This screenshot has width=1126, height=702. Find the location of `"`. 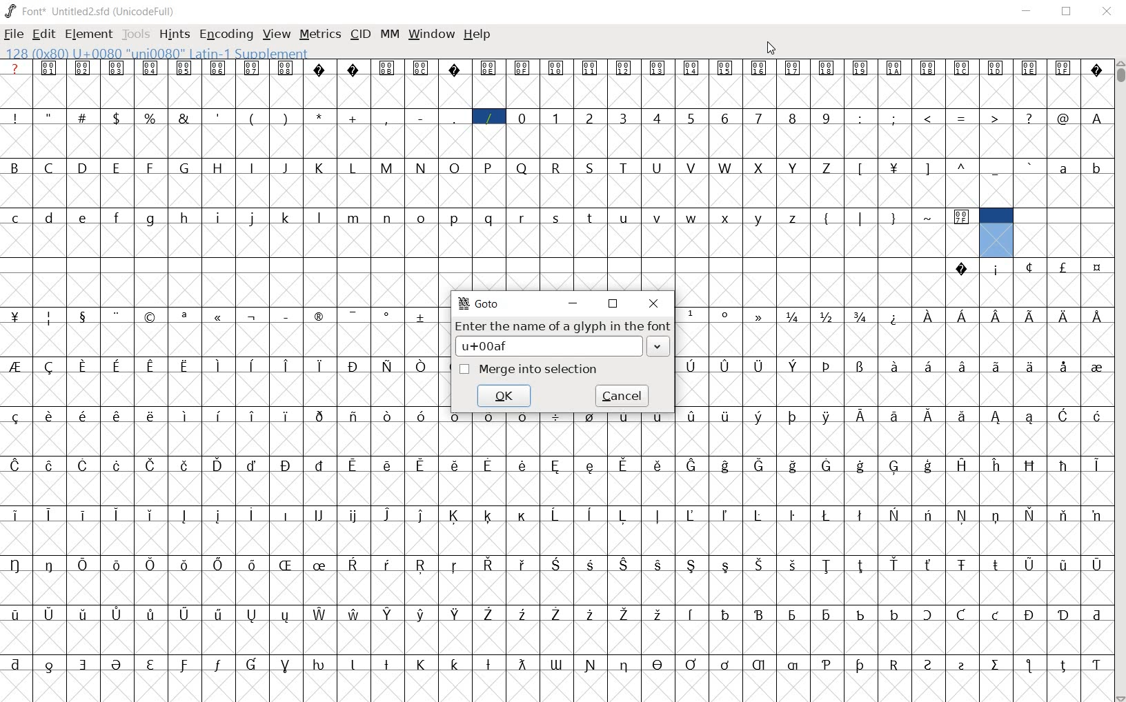

" is located at coordinates (50, 118).